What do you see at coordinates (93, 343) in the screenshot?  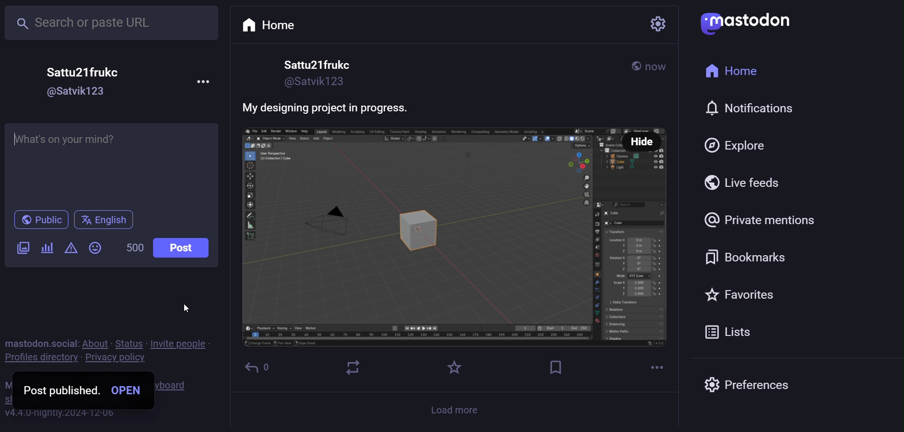 I see `about` at bounding box center [93, 343].